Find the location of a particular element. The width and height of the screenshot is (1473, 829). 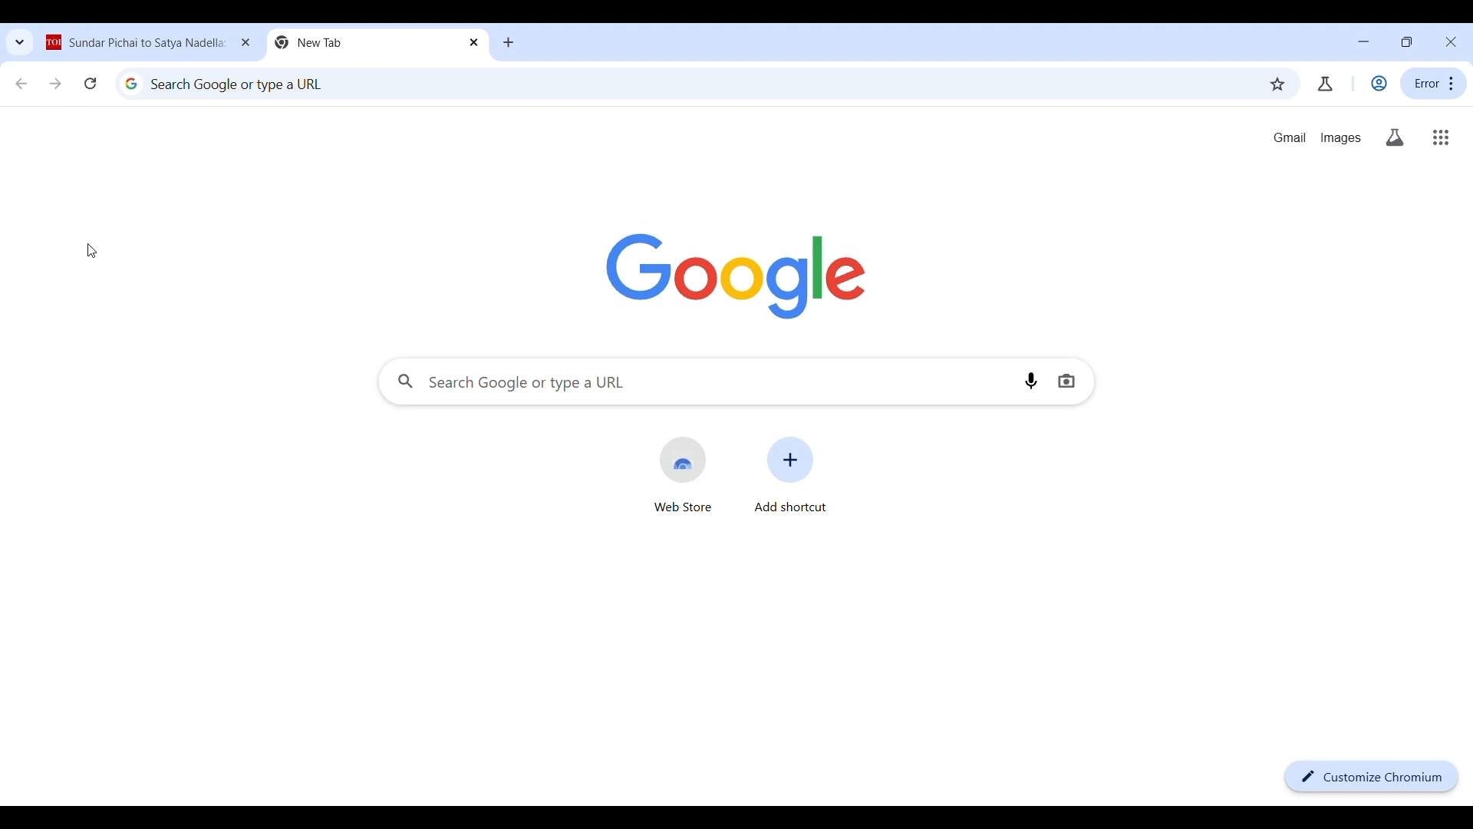

Go back is located at coordinates (20, 84).